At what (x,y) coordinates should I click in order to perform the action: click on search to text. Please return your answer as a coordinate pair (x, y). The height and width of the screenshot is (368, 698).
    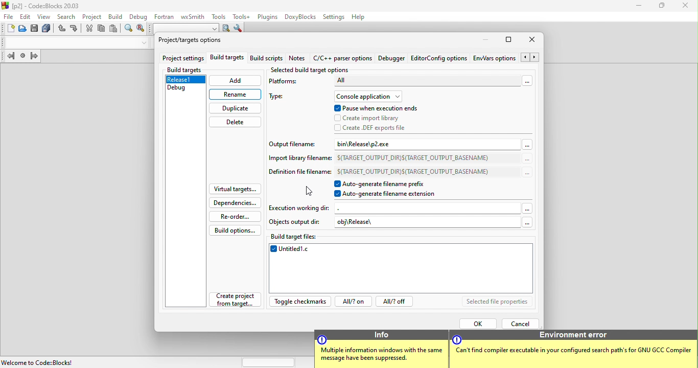
    Looking at the image, I should click on (184, 28).